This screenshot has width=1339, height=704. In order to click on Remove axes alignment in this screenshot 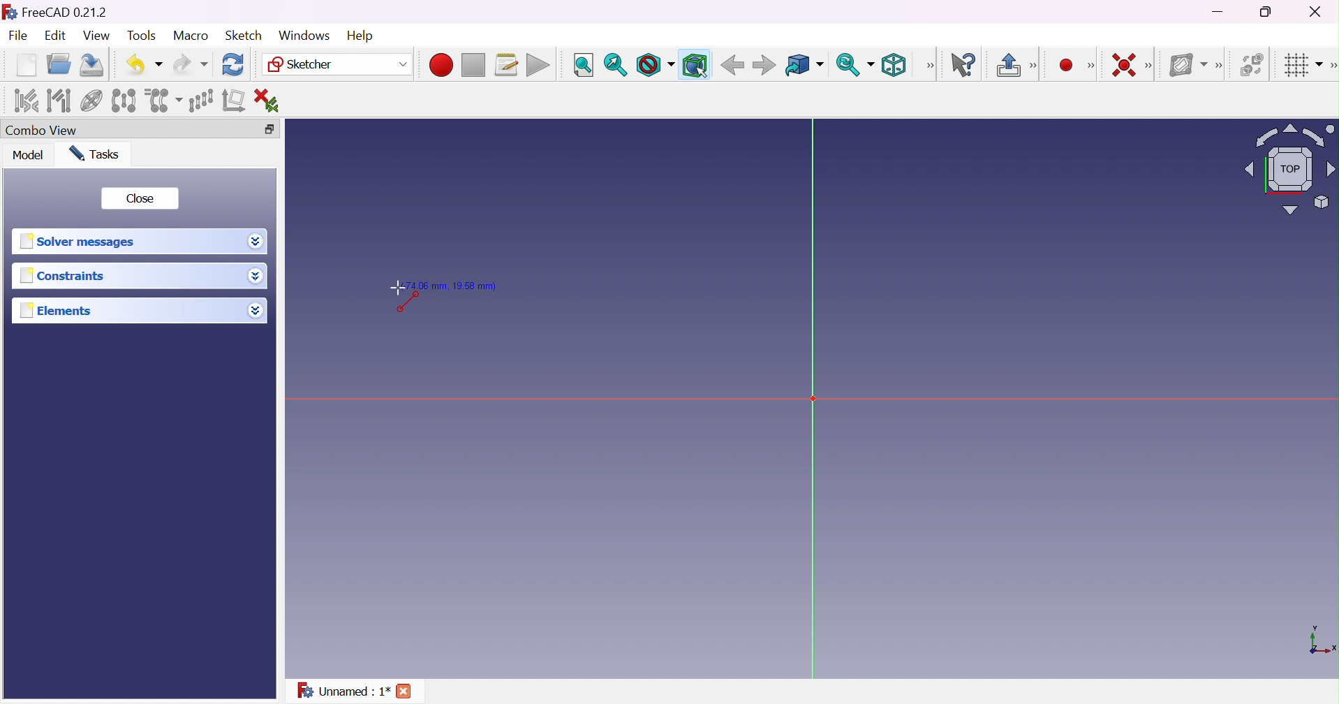, I will do `click(234, 102)`.